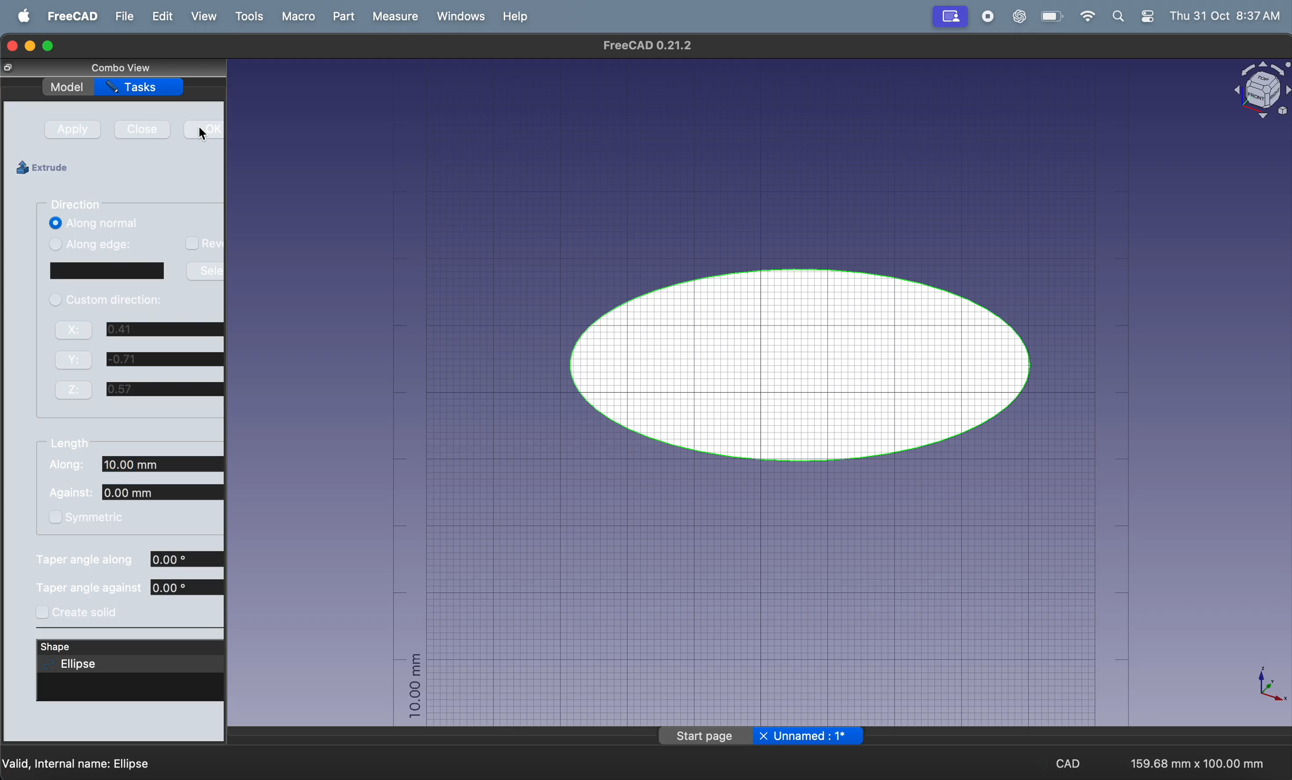 The width and height of the screenshot is (1292, 780). What do you see at coordinates (1194, 760) in the screenshot?
I see `159.68mm * 100.mm` at bounding box center [1194, 760].